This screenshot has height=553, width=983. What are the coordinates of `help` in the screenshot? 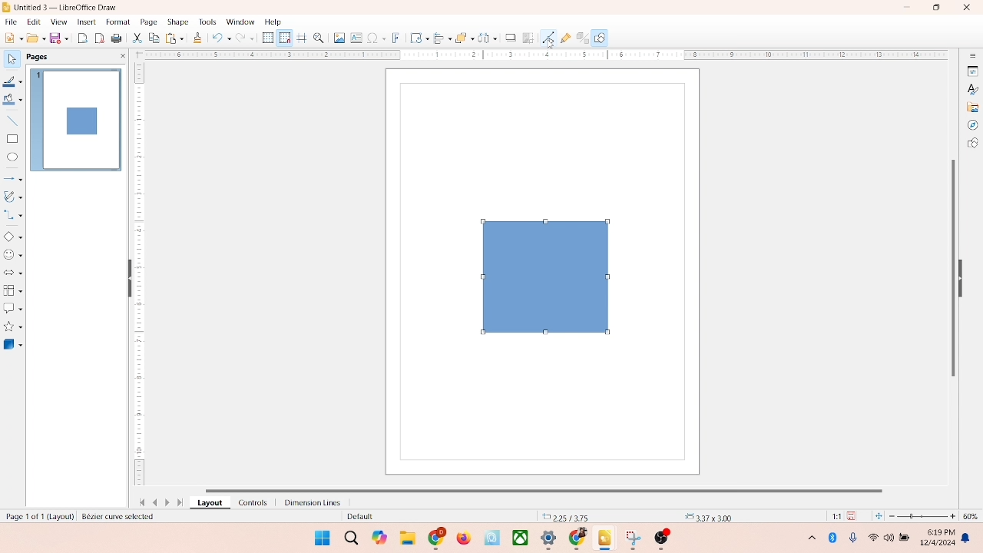 It's located at (273, 22).